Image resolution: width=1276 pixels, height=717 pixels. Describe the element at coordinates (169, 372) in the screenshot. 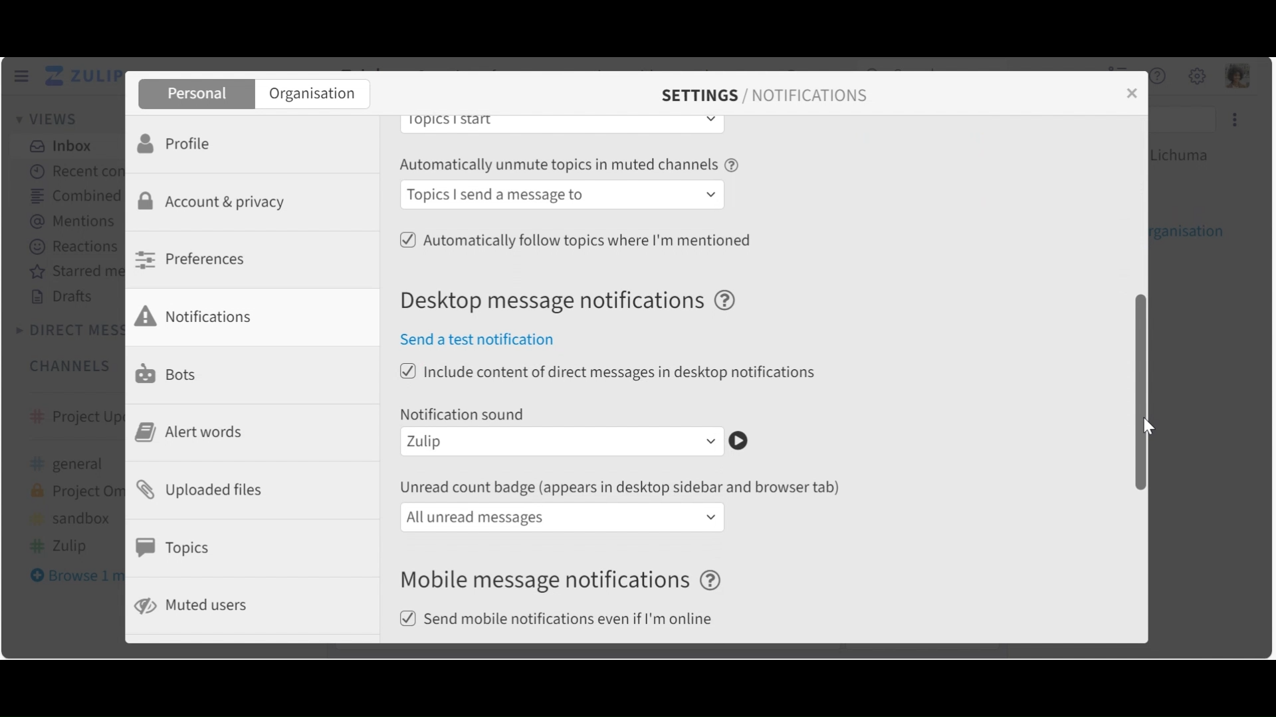

I see `Bots` at that location.